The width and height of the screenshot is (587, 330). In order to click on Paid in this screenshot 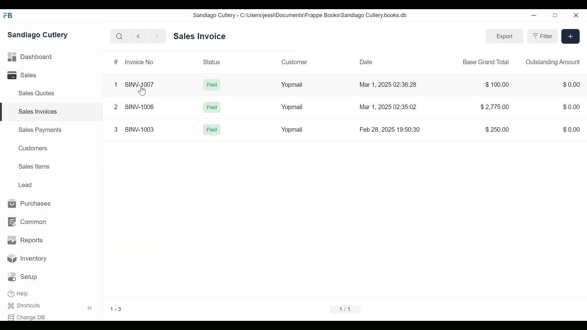, I will do `click(212, 130)`.